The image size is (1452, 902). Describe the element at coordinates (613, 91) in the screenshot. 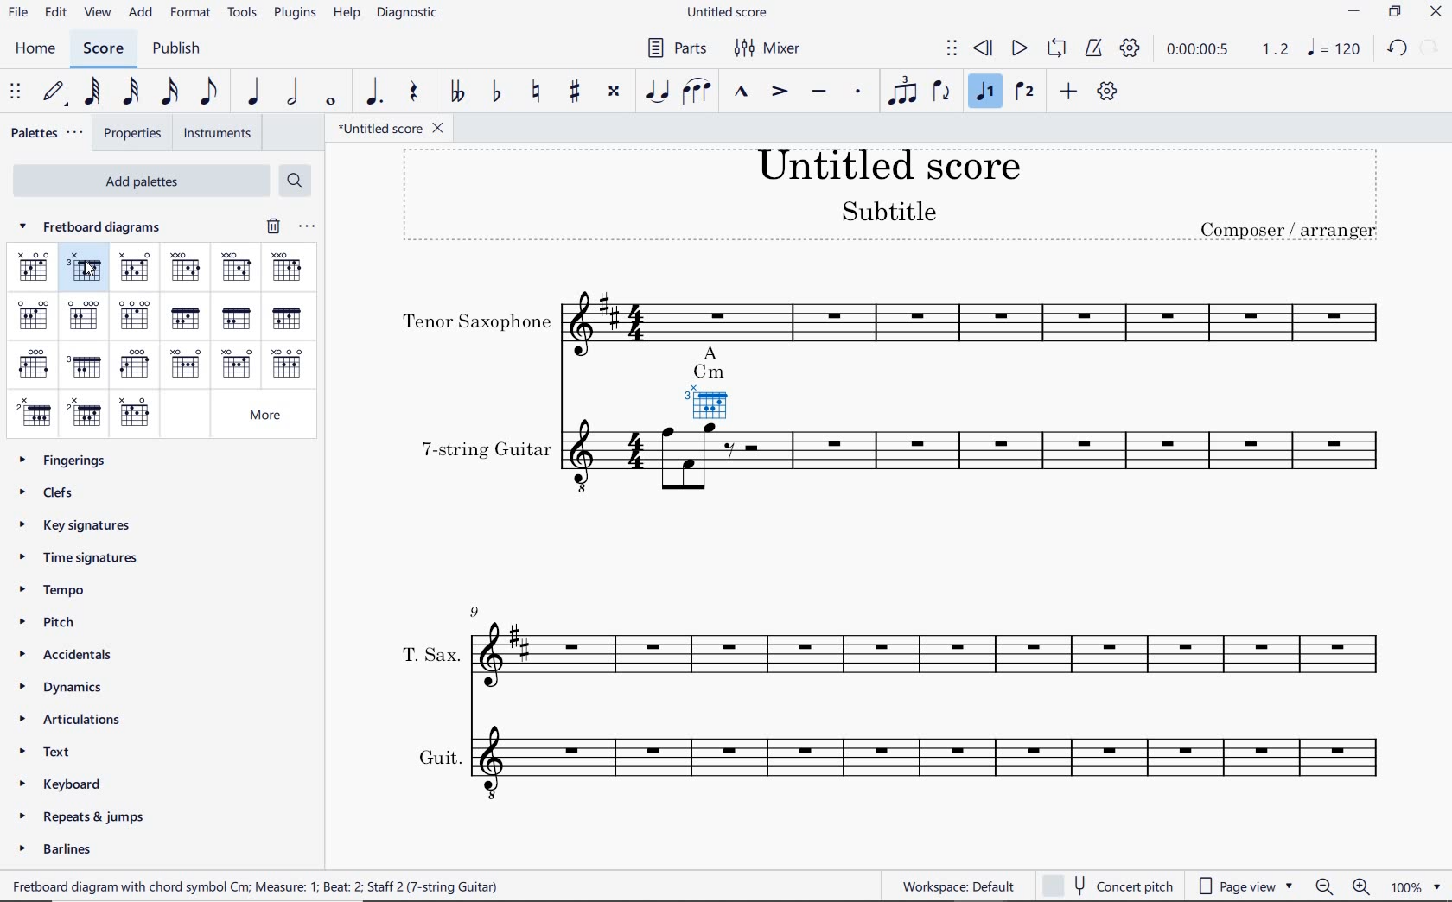

I see `TOGGLE DOUBLE-SHARP` at that location.